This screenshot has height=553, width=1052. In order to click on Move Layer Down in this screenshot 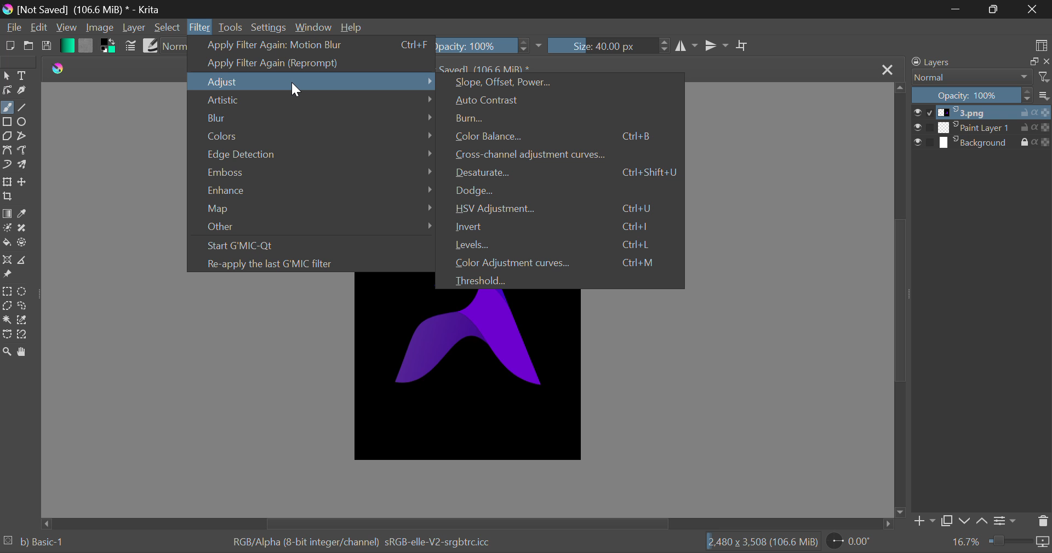, I will do `click(967, 520)`.